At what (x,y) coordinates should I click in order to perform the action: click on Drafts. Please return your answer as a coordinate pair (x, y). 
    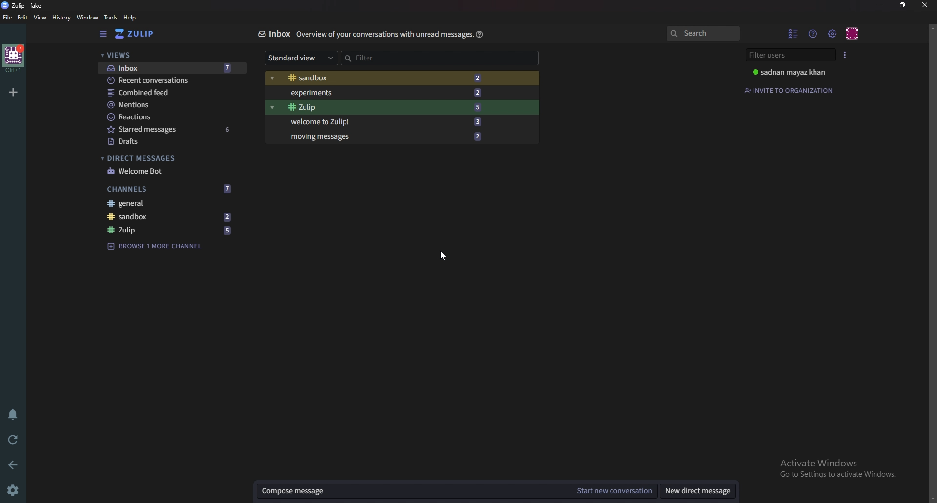
    Looking at the image, I should click on (168, 141).